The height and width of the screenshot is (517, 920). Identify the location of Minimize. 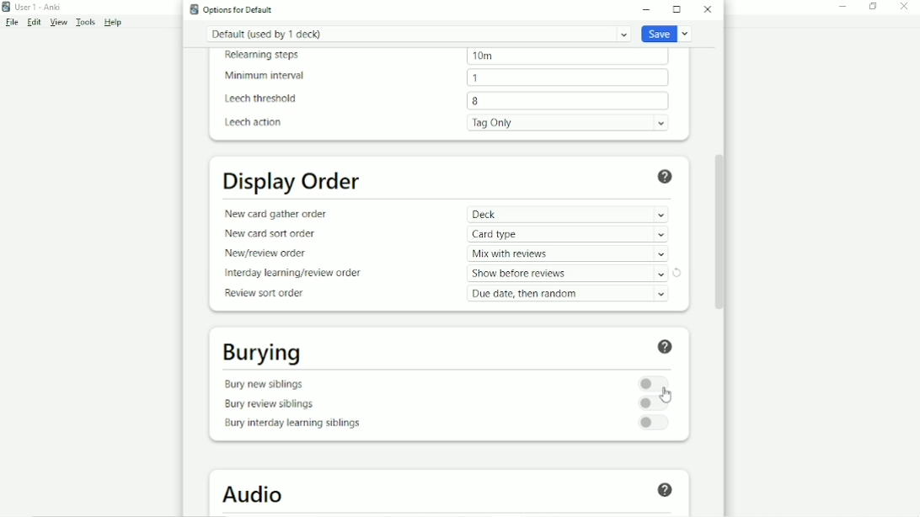
(844, 8).